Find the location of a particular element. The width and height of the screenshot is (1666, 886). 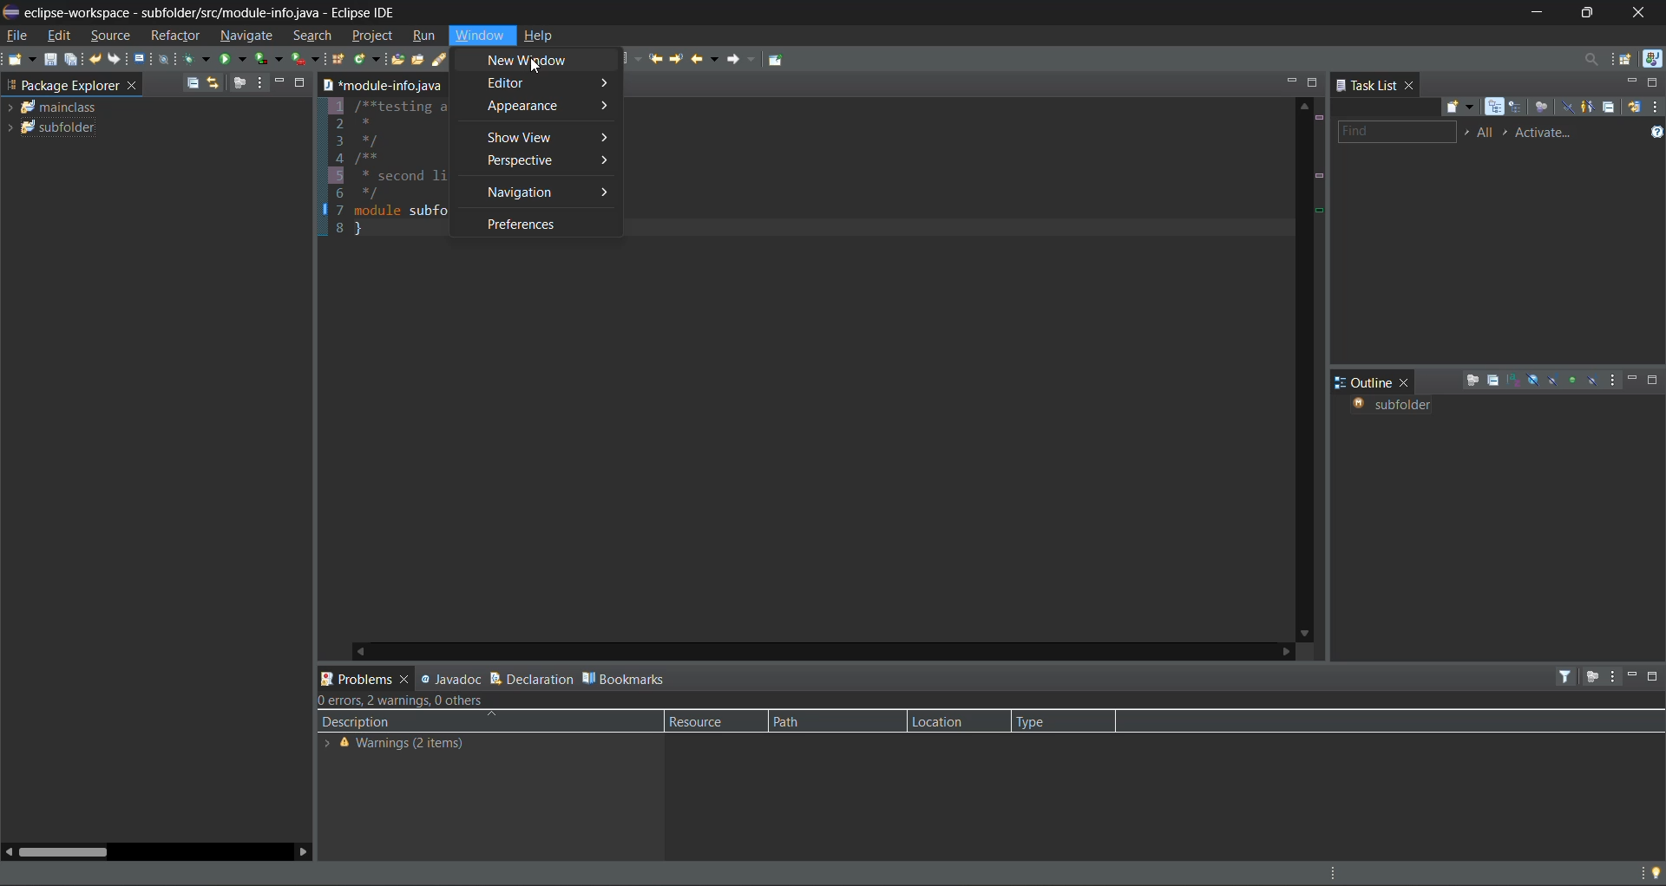

access commands and other items is located at coordinates (1594, 60).